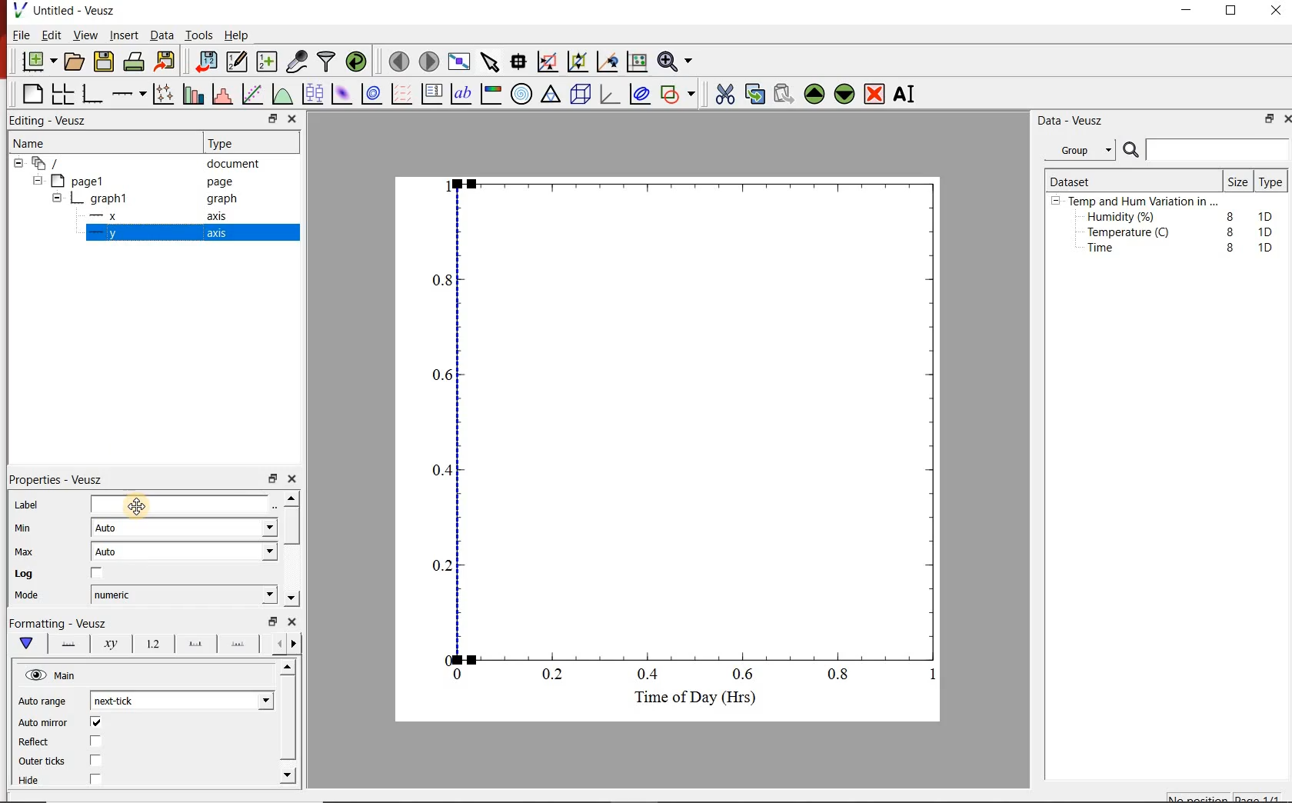 Image resolution: width=1292 pixels, height=803 pixels. Describe the element at coordinates (252, 529) in the screenshot. I see `Min dropdown` at that location.